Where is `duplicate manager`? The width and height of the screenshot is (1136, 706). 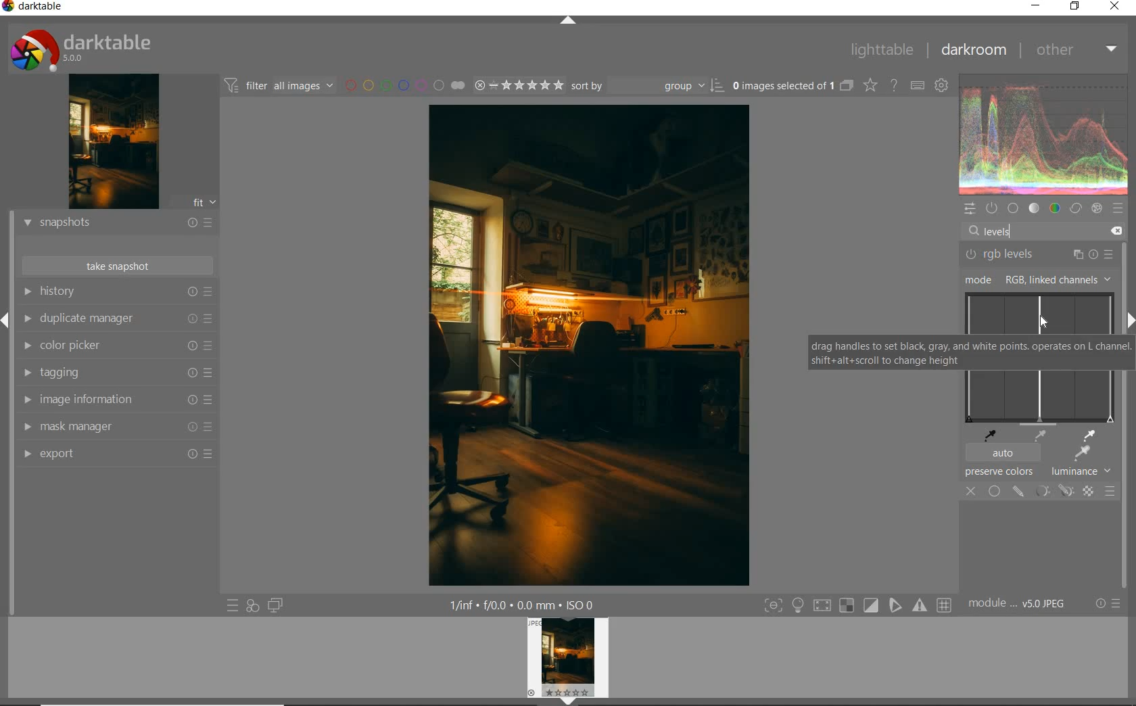 duplicate manager is located at coordinates (116, 319).